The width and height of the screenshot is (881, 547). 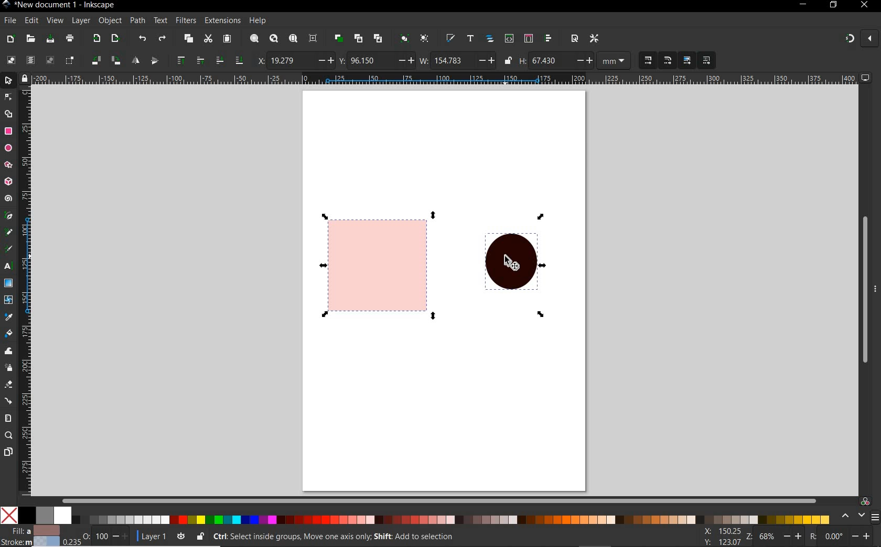 I want to click on filters, so click(x=185, y=21).